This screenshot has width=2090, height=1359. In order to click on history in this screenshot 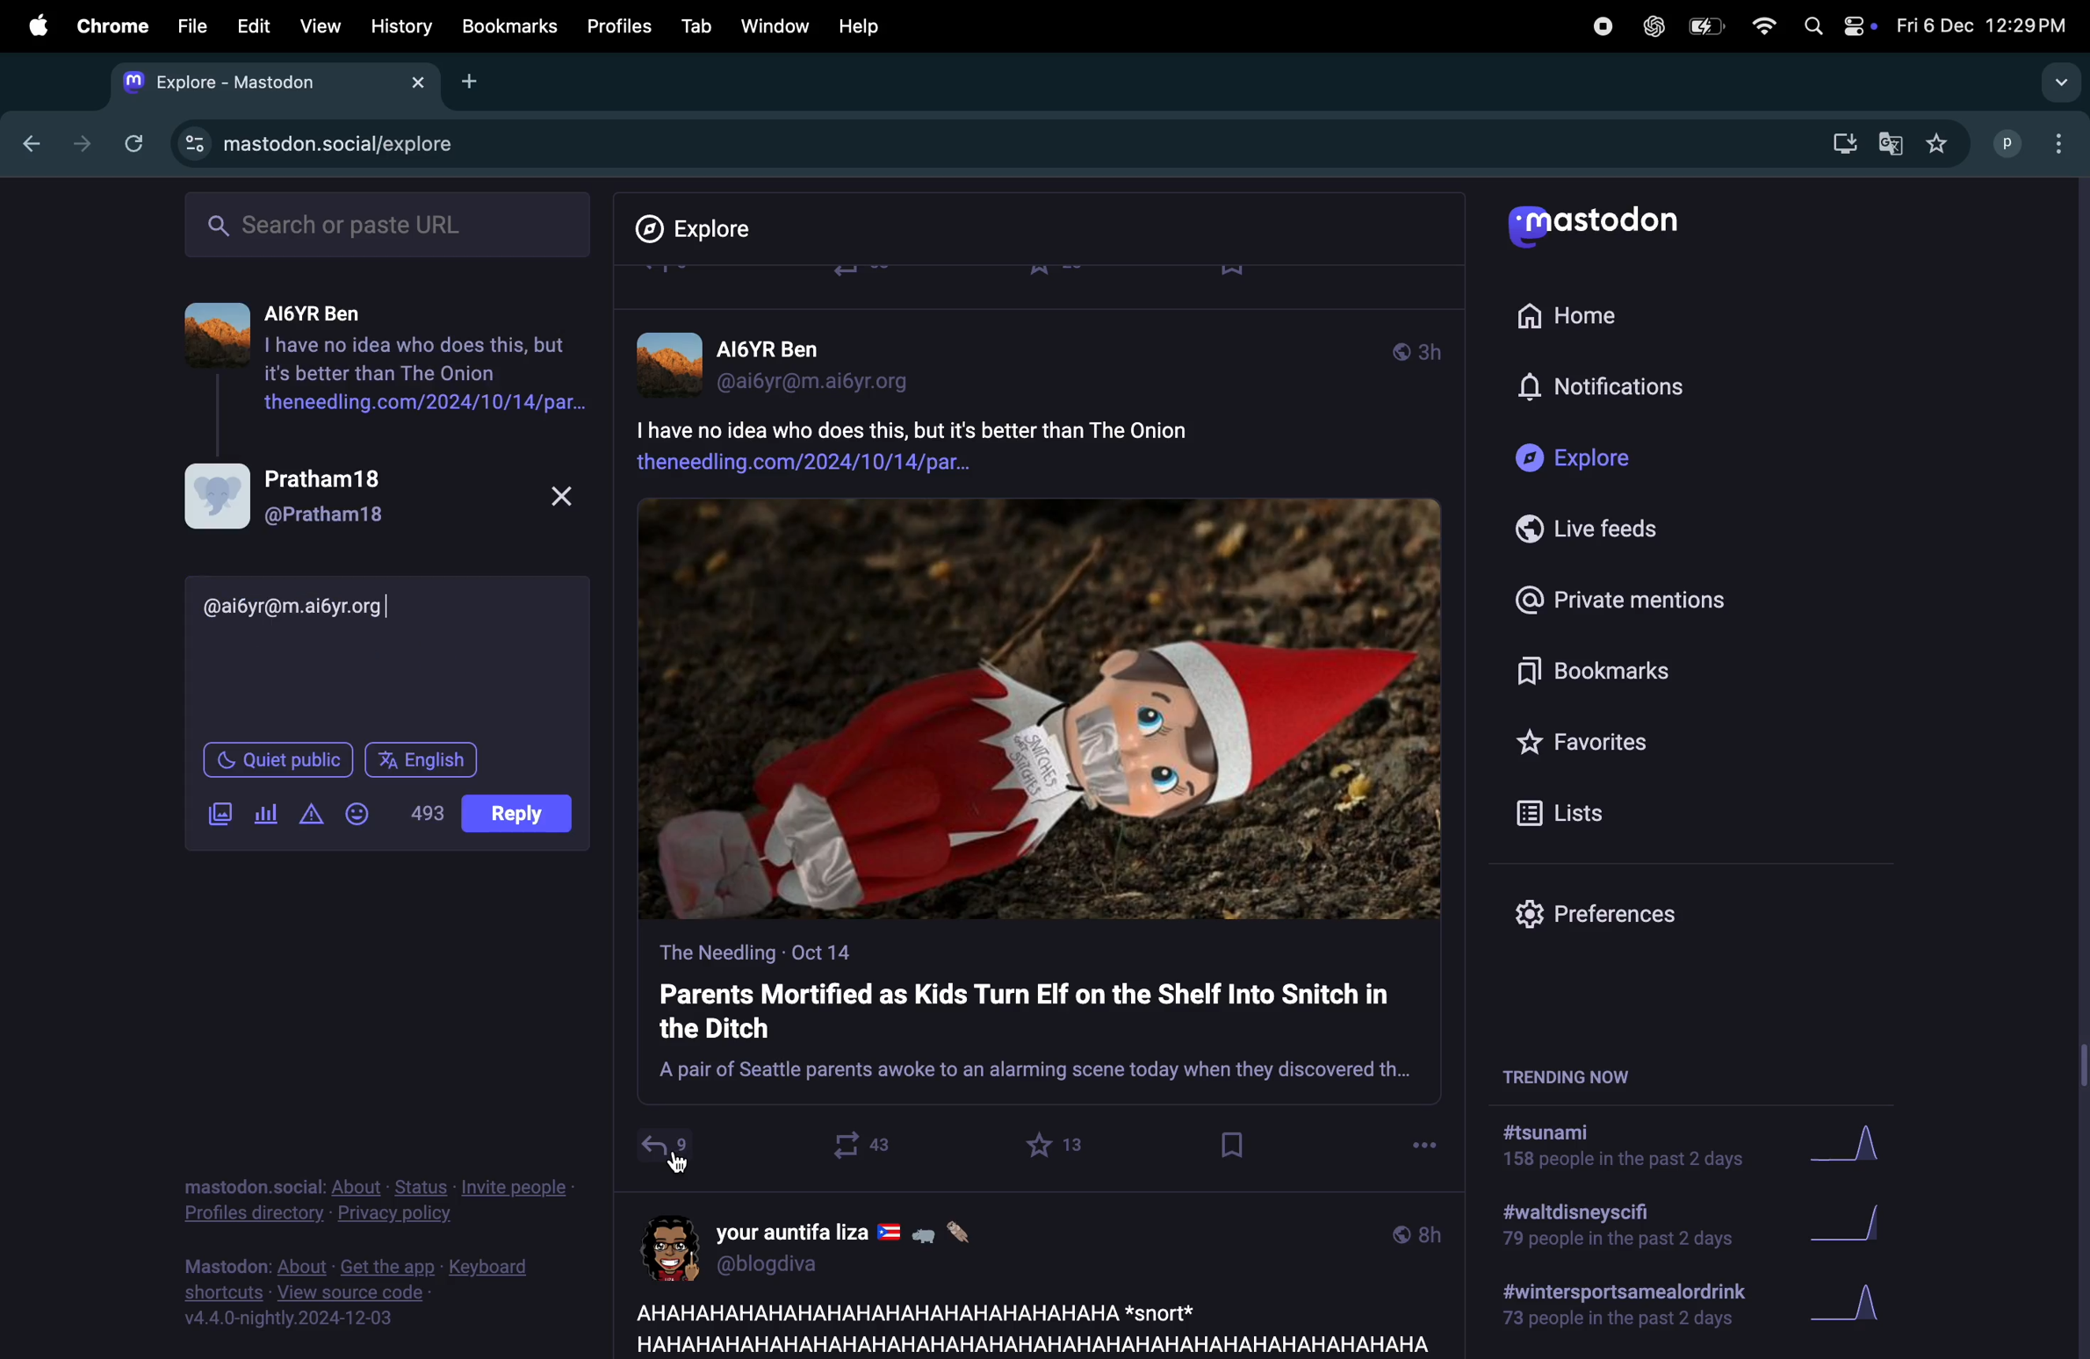, I will do `click(403, 26)`.